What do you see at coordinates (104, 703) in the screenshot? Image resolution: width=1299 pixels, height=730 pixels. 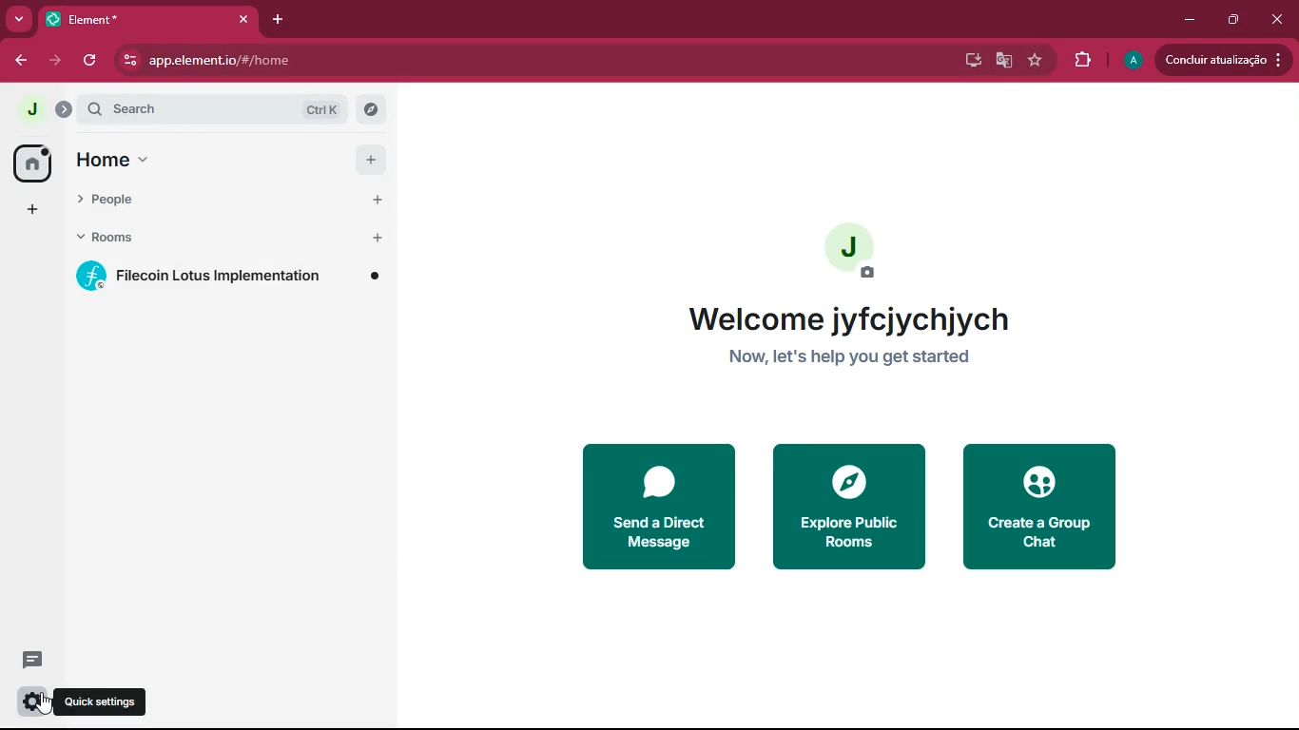 I see `Quick settings` at bounding box center [104, 703].